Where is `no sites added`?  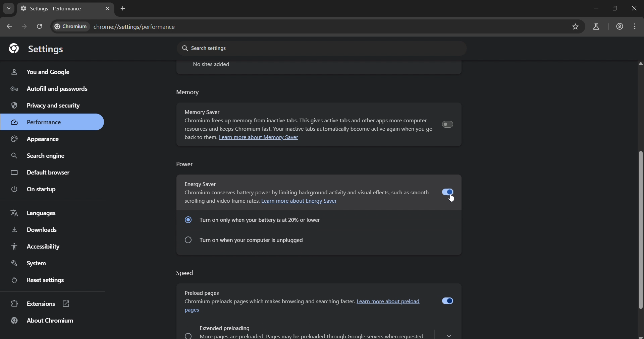 no sites added is located at coordinates (216, 65).